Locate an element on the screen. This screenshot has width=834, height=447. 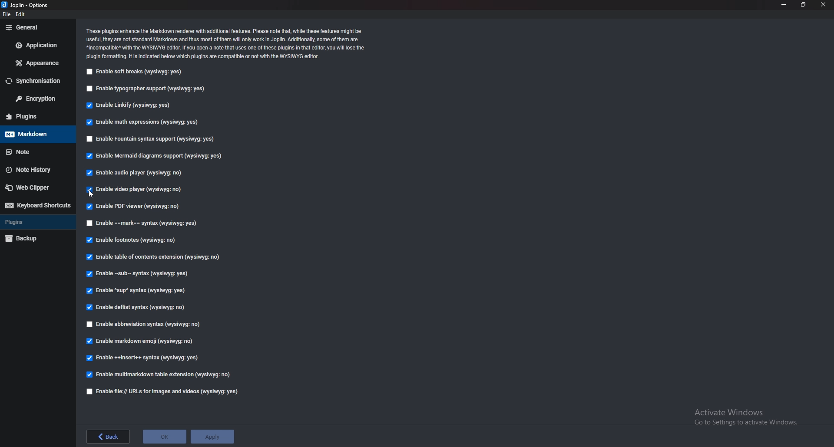
Apply is located at coordinates (212, 437).